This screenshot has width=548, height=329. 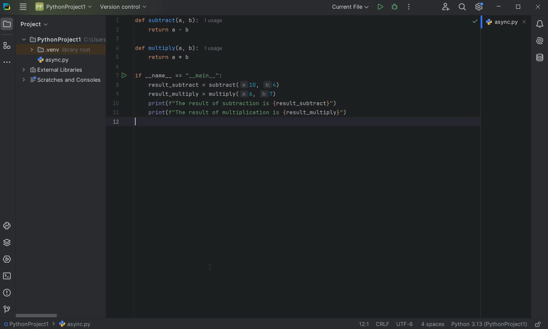 What do you see at coordinates (539, 323) in the screenshot?
I see `make file ready only` at bounding box center [539, 323].